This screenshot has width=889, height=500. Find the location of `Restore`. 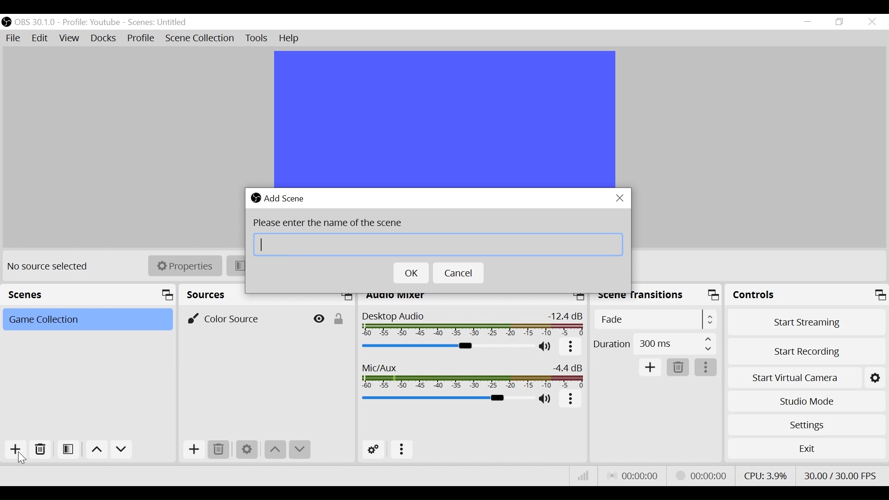

Restore is located at coordinates (839, 22).